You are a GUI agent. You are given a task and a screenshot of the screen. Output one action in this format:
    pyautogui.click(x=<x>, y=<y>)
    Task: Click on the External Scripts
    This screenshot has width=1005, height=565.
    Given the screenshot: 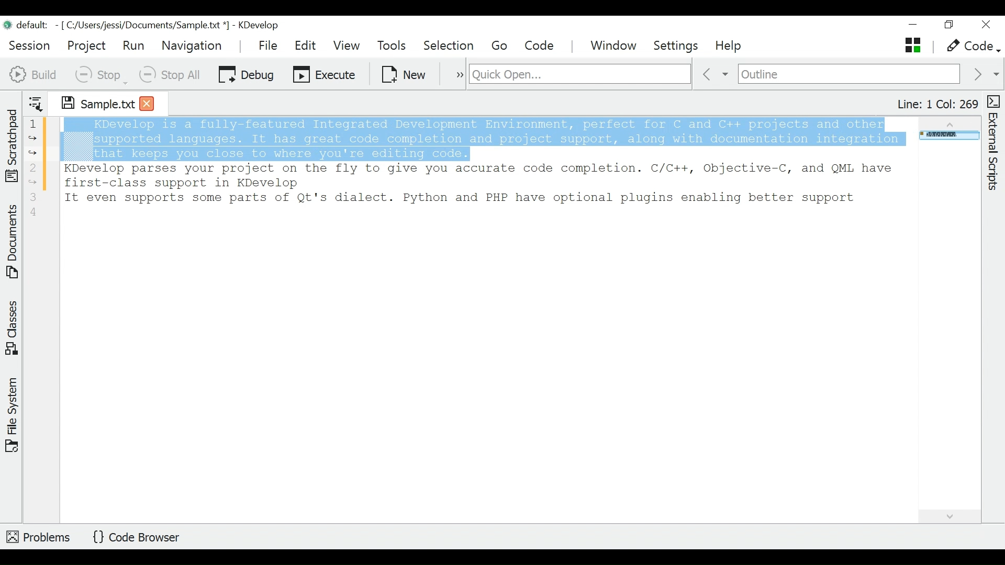 What is the action you would take?
    pyautogui.click(x=995, y=143)
    